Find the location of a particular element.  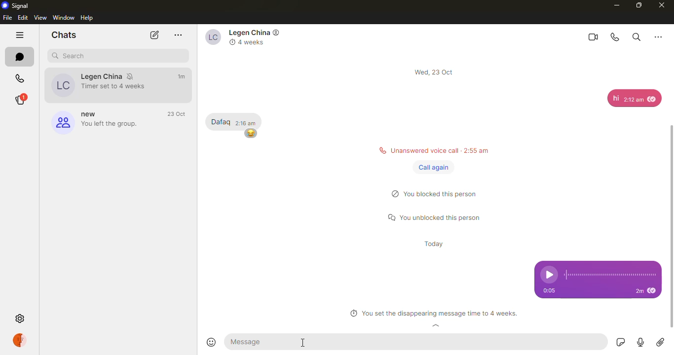

file is located at coordinates (7, 18).